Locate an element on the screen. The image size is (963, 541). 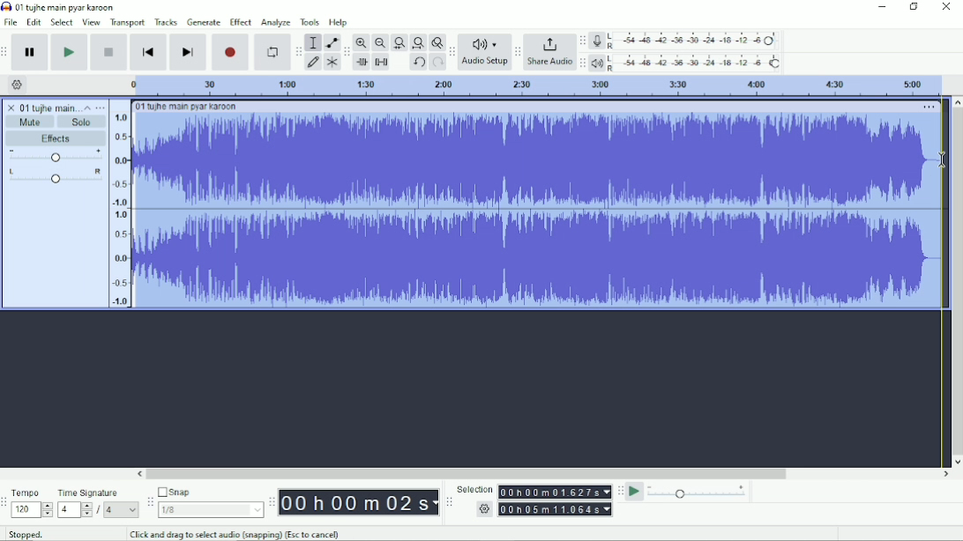
00 h 00 m 00.00s is located at coordinates (556, 509).